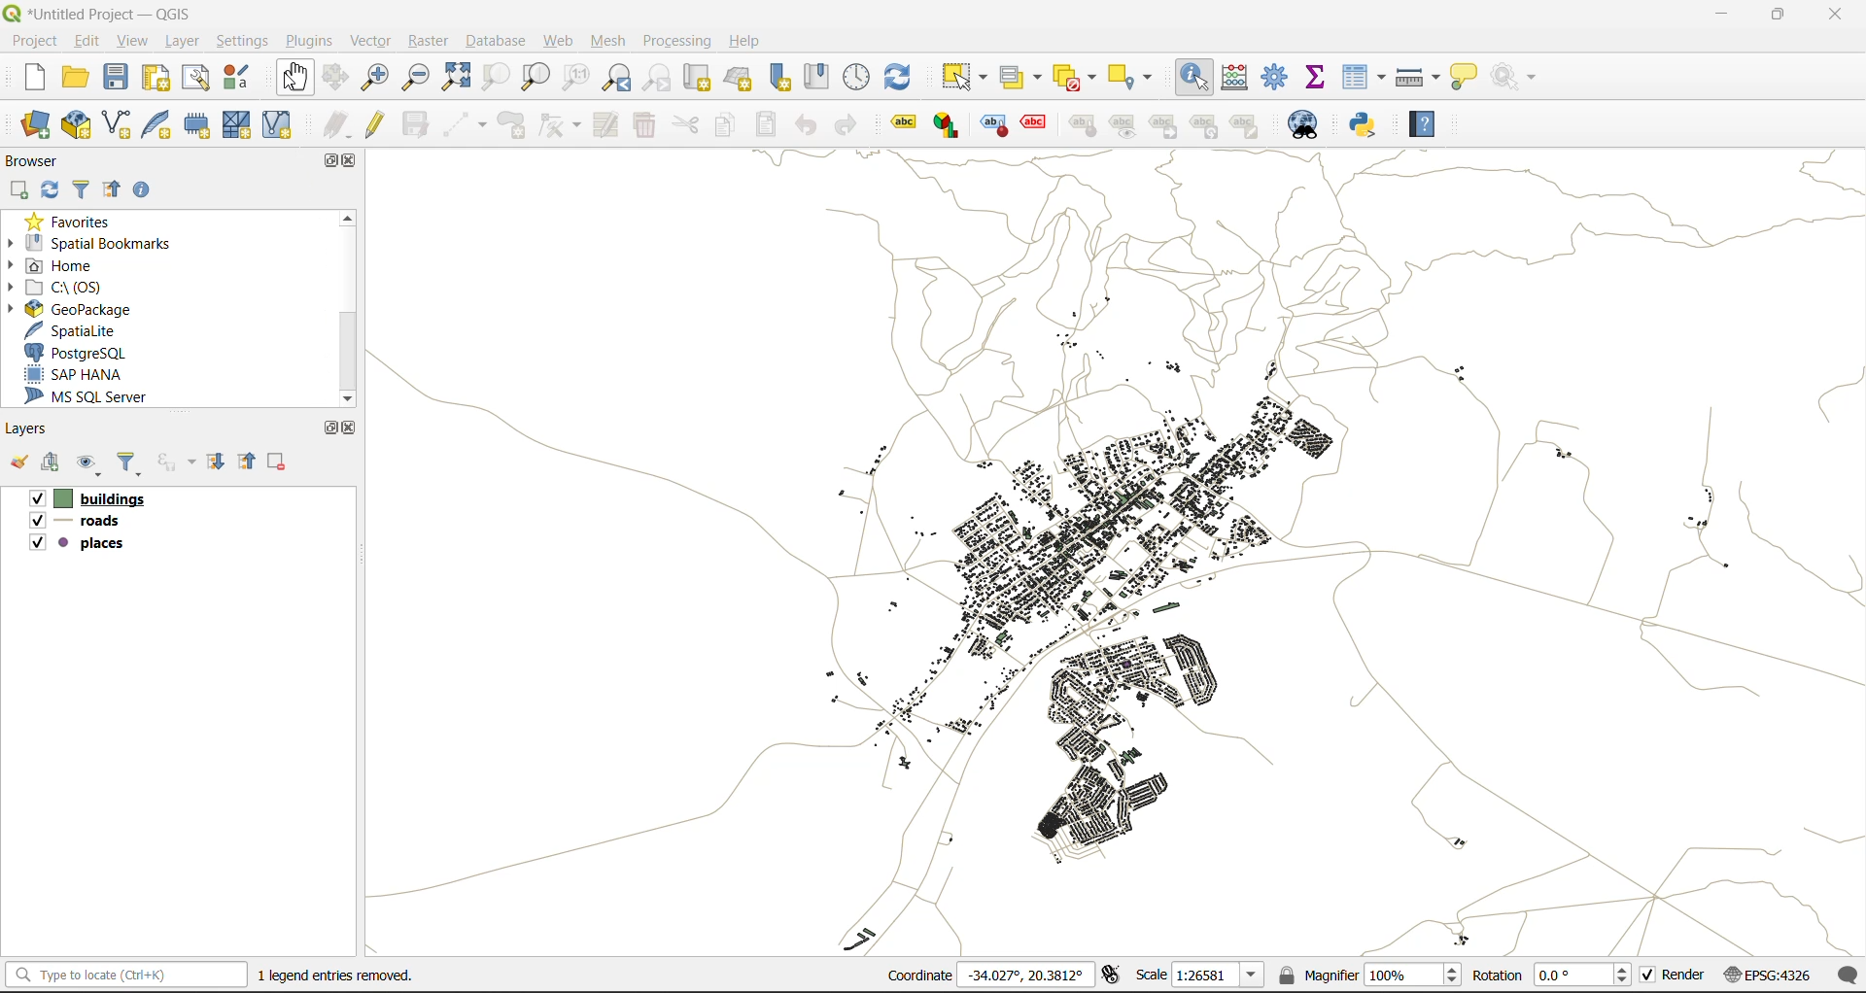 This screenshot has height=993, width=1866. What do you see at coordinates (605, 125) in the screenshot?
I see `modify` at bounding box center [605, 125].